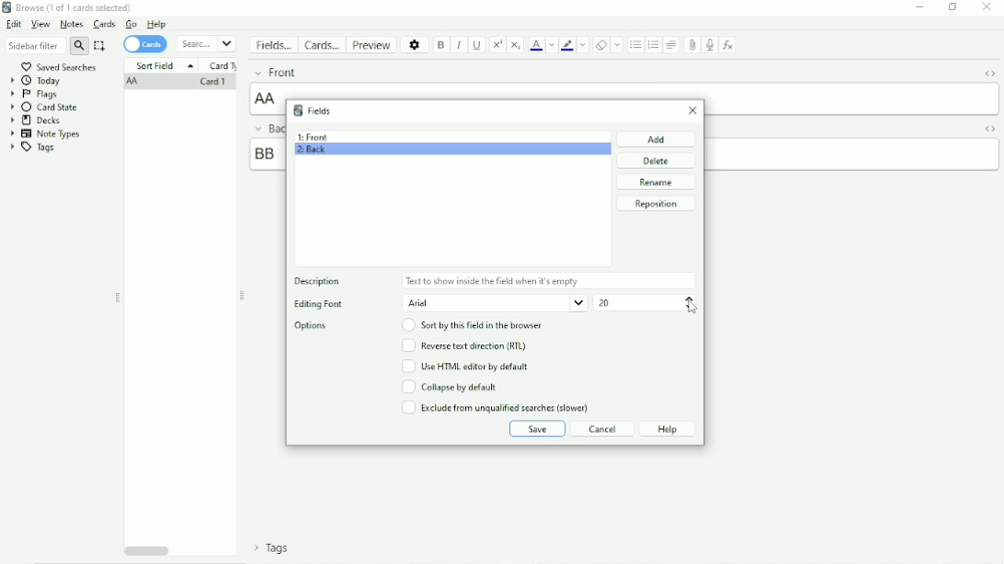  I want to click on Decks, so click(36, 120).